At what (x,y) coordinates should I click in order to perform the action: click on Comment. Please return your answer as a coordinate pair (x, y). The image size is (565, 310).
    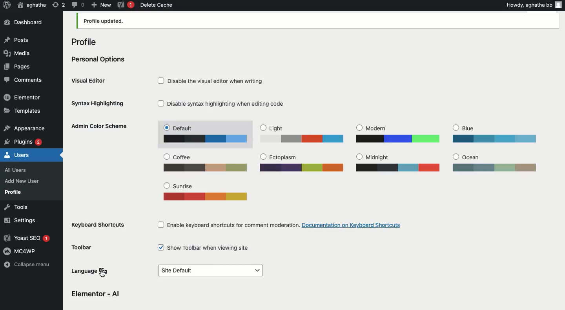
    Looking at the image, I should click on (77, 4).